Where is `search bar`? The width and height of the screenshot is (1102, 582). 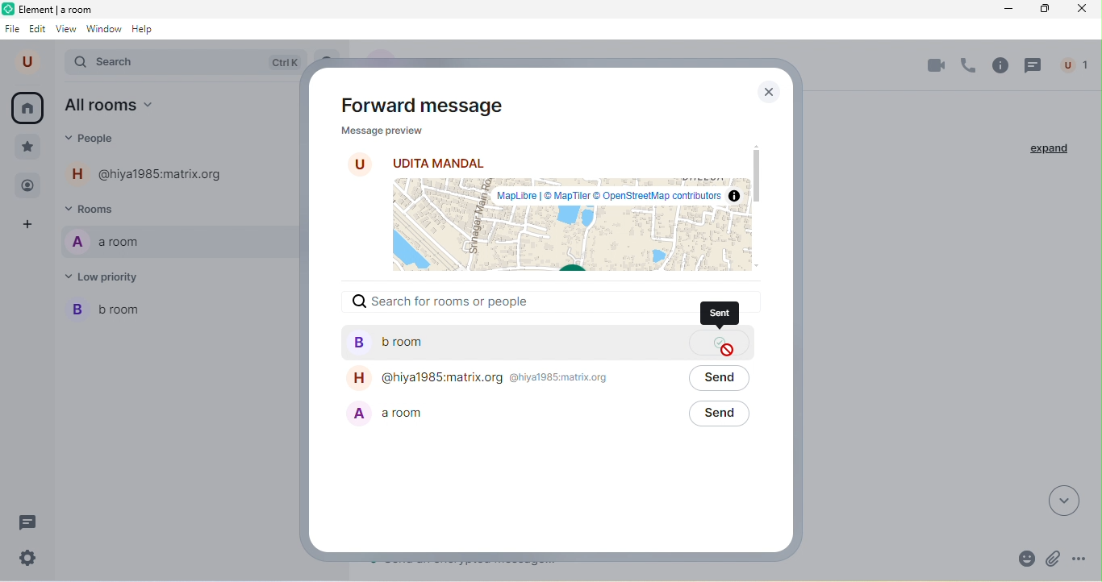 search bar is located at coordinates (187, 62).